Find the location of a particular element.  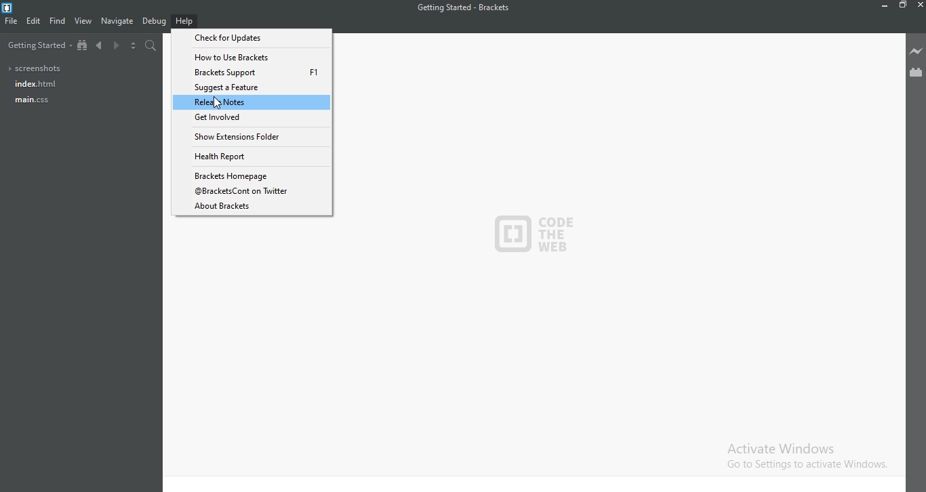

Find in files is located at coordinates (151, 46).